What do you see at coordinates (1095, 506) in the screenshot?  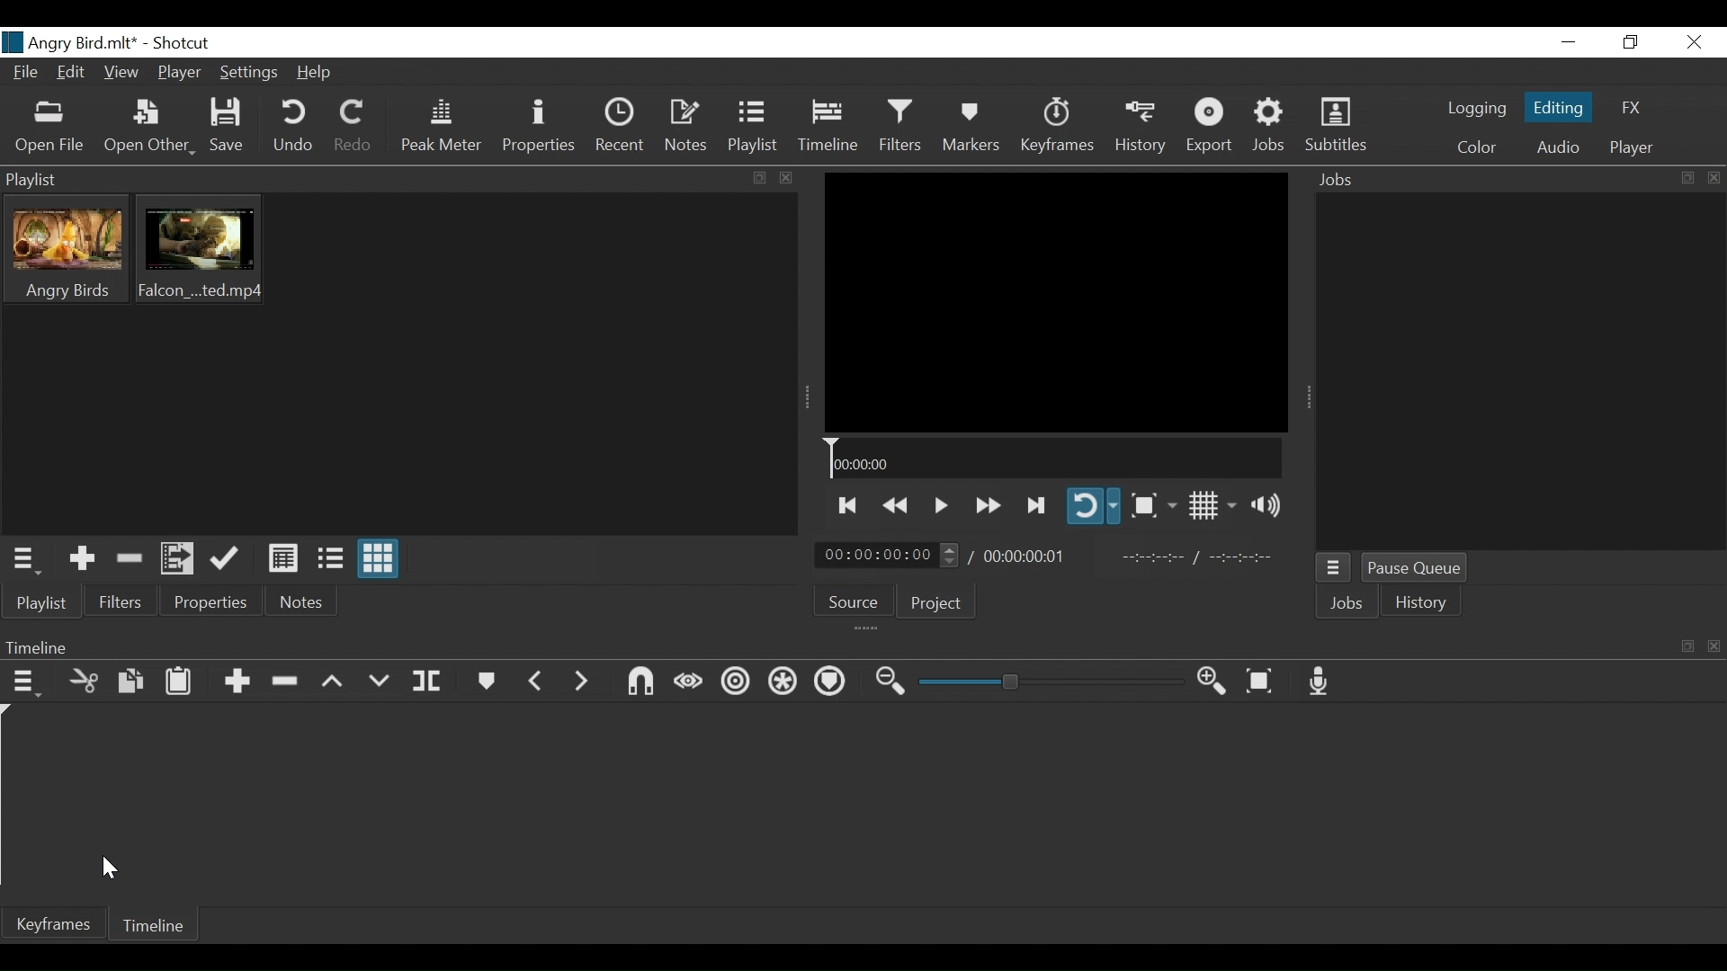 I see `Toggle player looping` at bounding box center [1095, 506].